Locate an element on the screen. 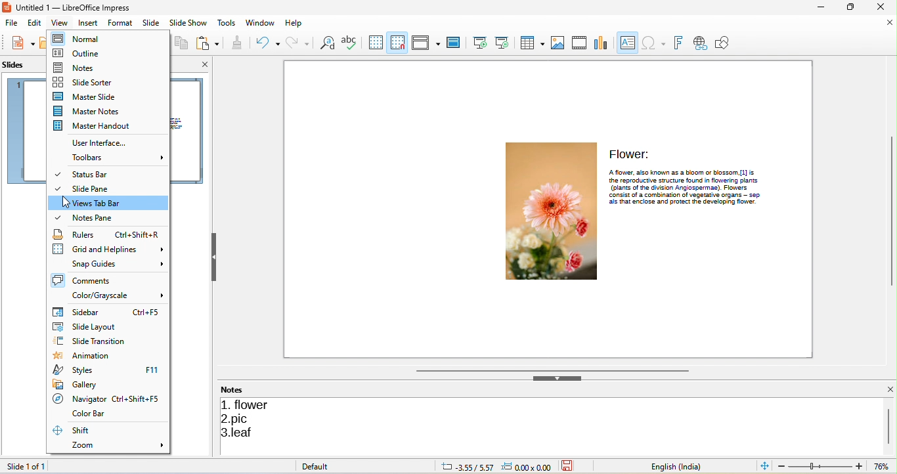 This screenshot has height=474, width=897. 0.00x0.00 is located at coordinates (529, 467).